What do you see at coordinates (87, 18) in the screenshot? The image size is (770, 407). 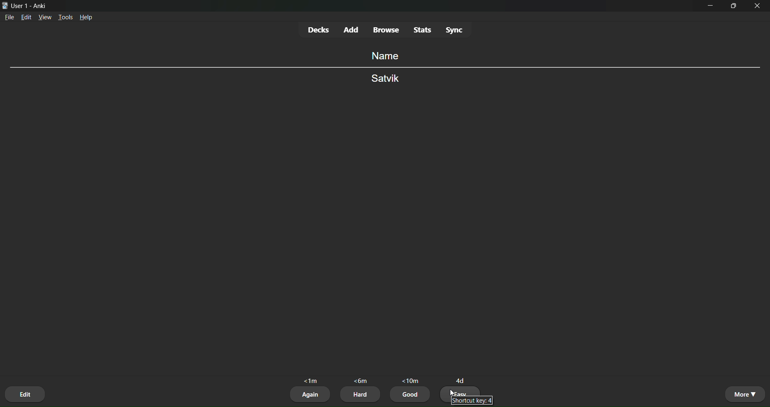 I see `help` at bounding box center [87, 18].